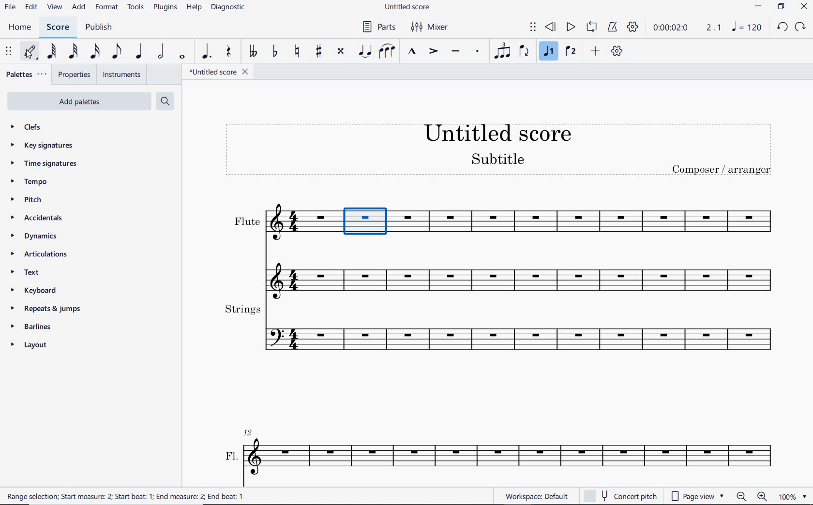 The width and height of the screenshot is (813, 505). What do you see at coordinates (570, 52) in the screenshot?
I see `VOICE 2` at bounding box center [570, 52].